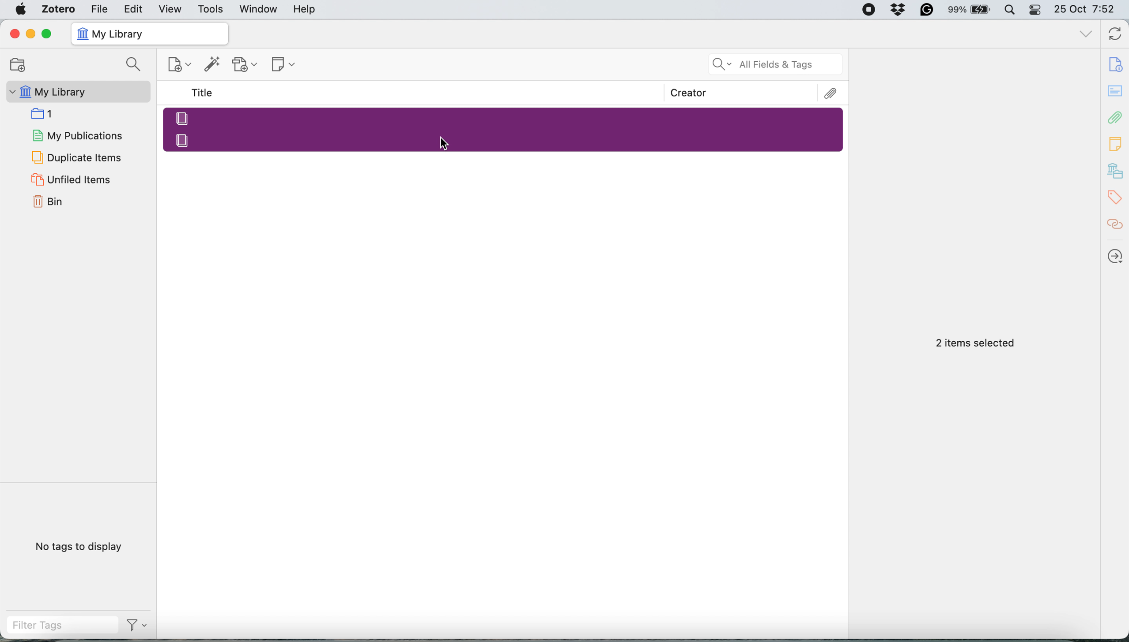 The image size is (1129, 642). Describe the element at coordinates (46, 113) in the screenshot. I see `1` at that location.